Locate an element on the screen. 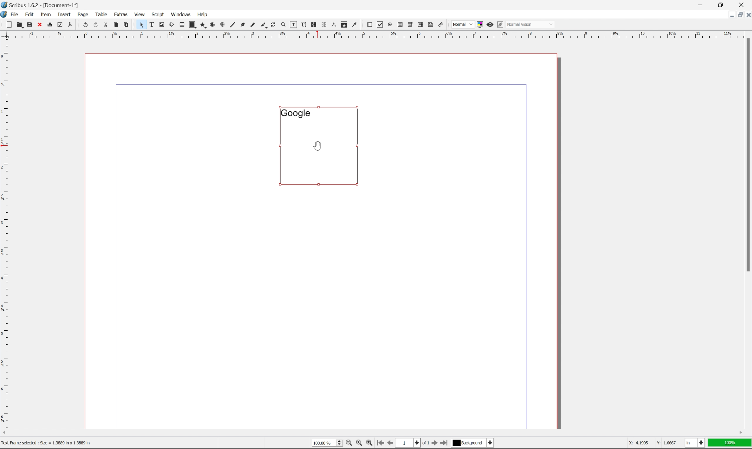 The width and height of the screenshot is (752, 449). pdf push button is located at coordinates (368, 24).